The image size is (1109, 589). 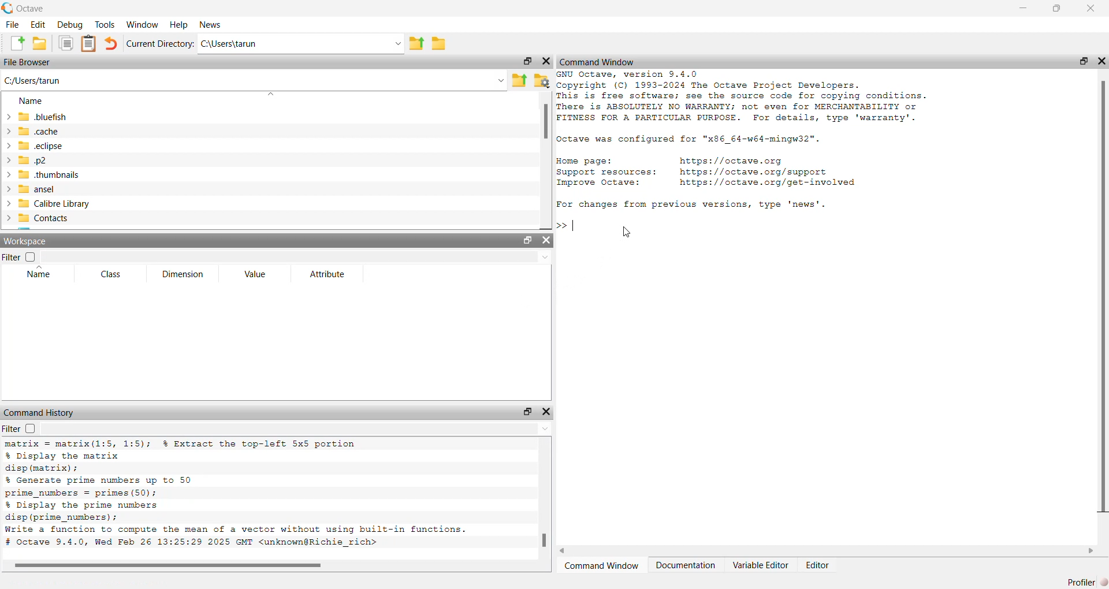 What do you see at coordinates (601, 566) in the screenshot?
I see `‘Command Window` at bounding box center [601, 566].